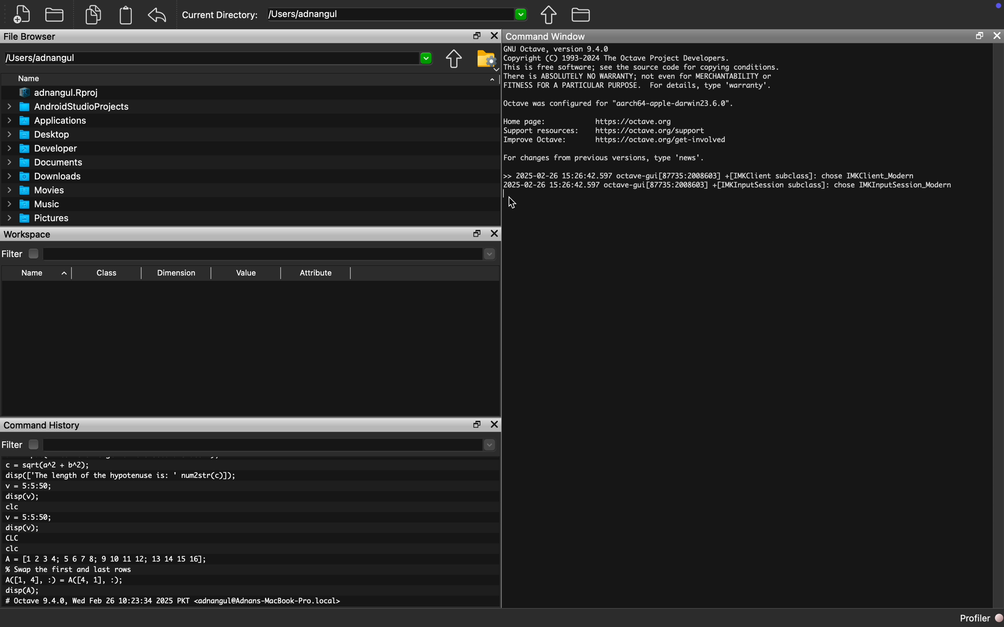  What do you see at coordinates (615, 131) in the screenshot?
I see `Home page: https://octave.org
Support resources: https://octave.org/support
Improve Octave: https://octave.org/get-involved` at bounding box center [615, 131].